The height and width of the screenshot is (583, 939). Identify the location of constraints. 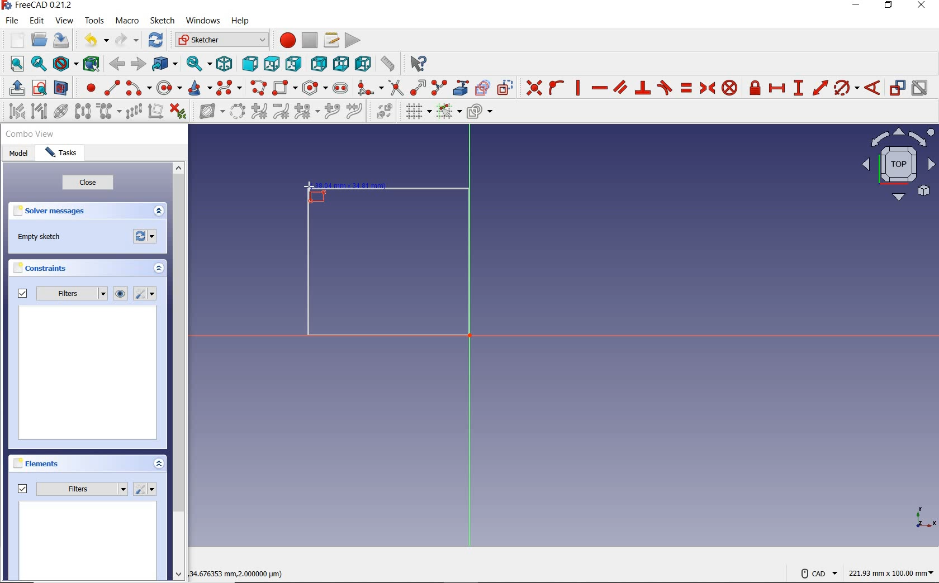
(43, 270).